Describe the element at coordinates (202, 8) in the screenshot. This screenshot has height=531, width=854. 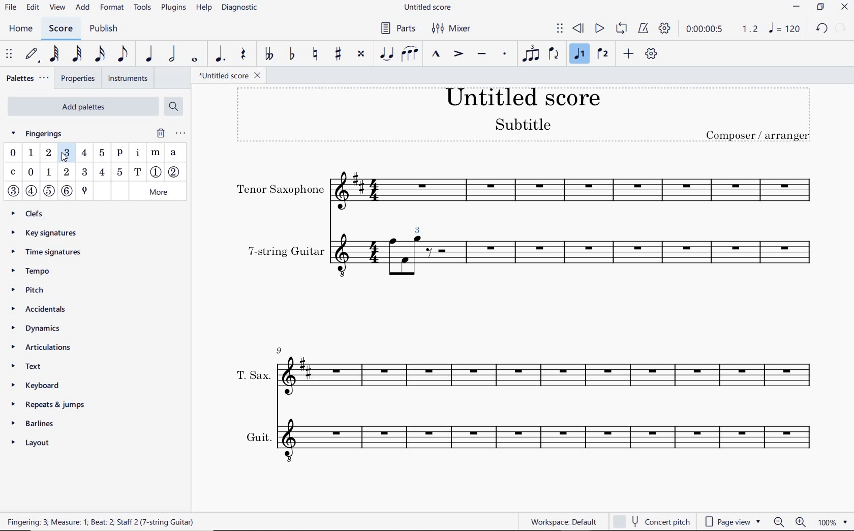
I see `HELP` at that location.